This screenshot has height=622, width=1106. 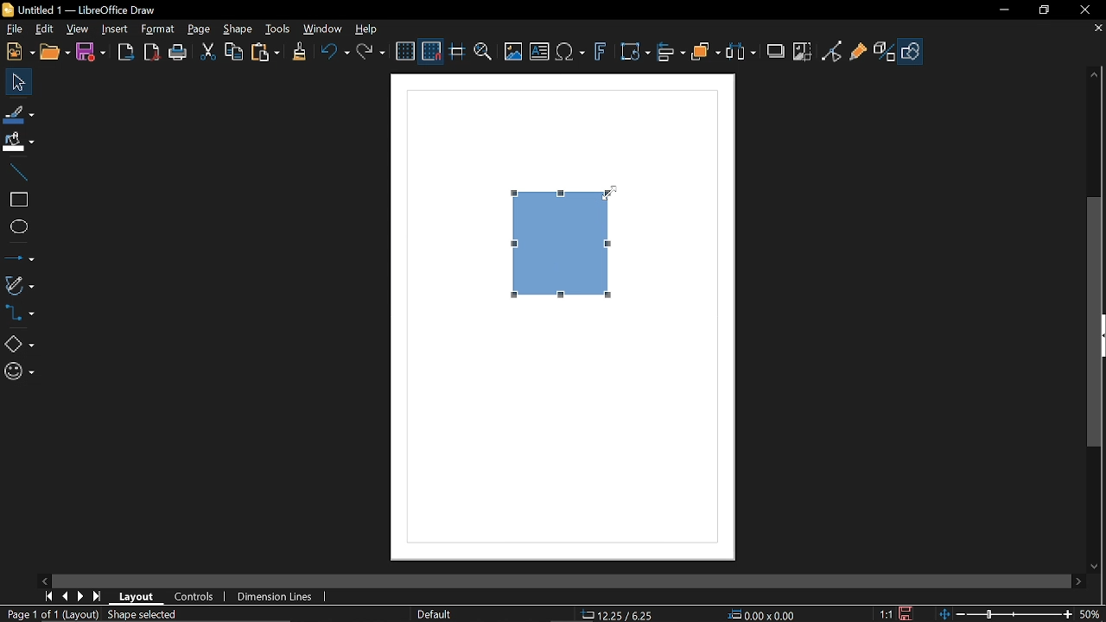 I want to click on Rectangle, so click(x=17, y=199).